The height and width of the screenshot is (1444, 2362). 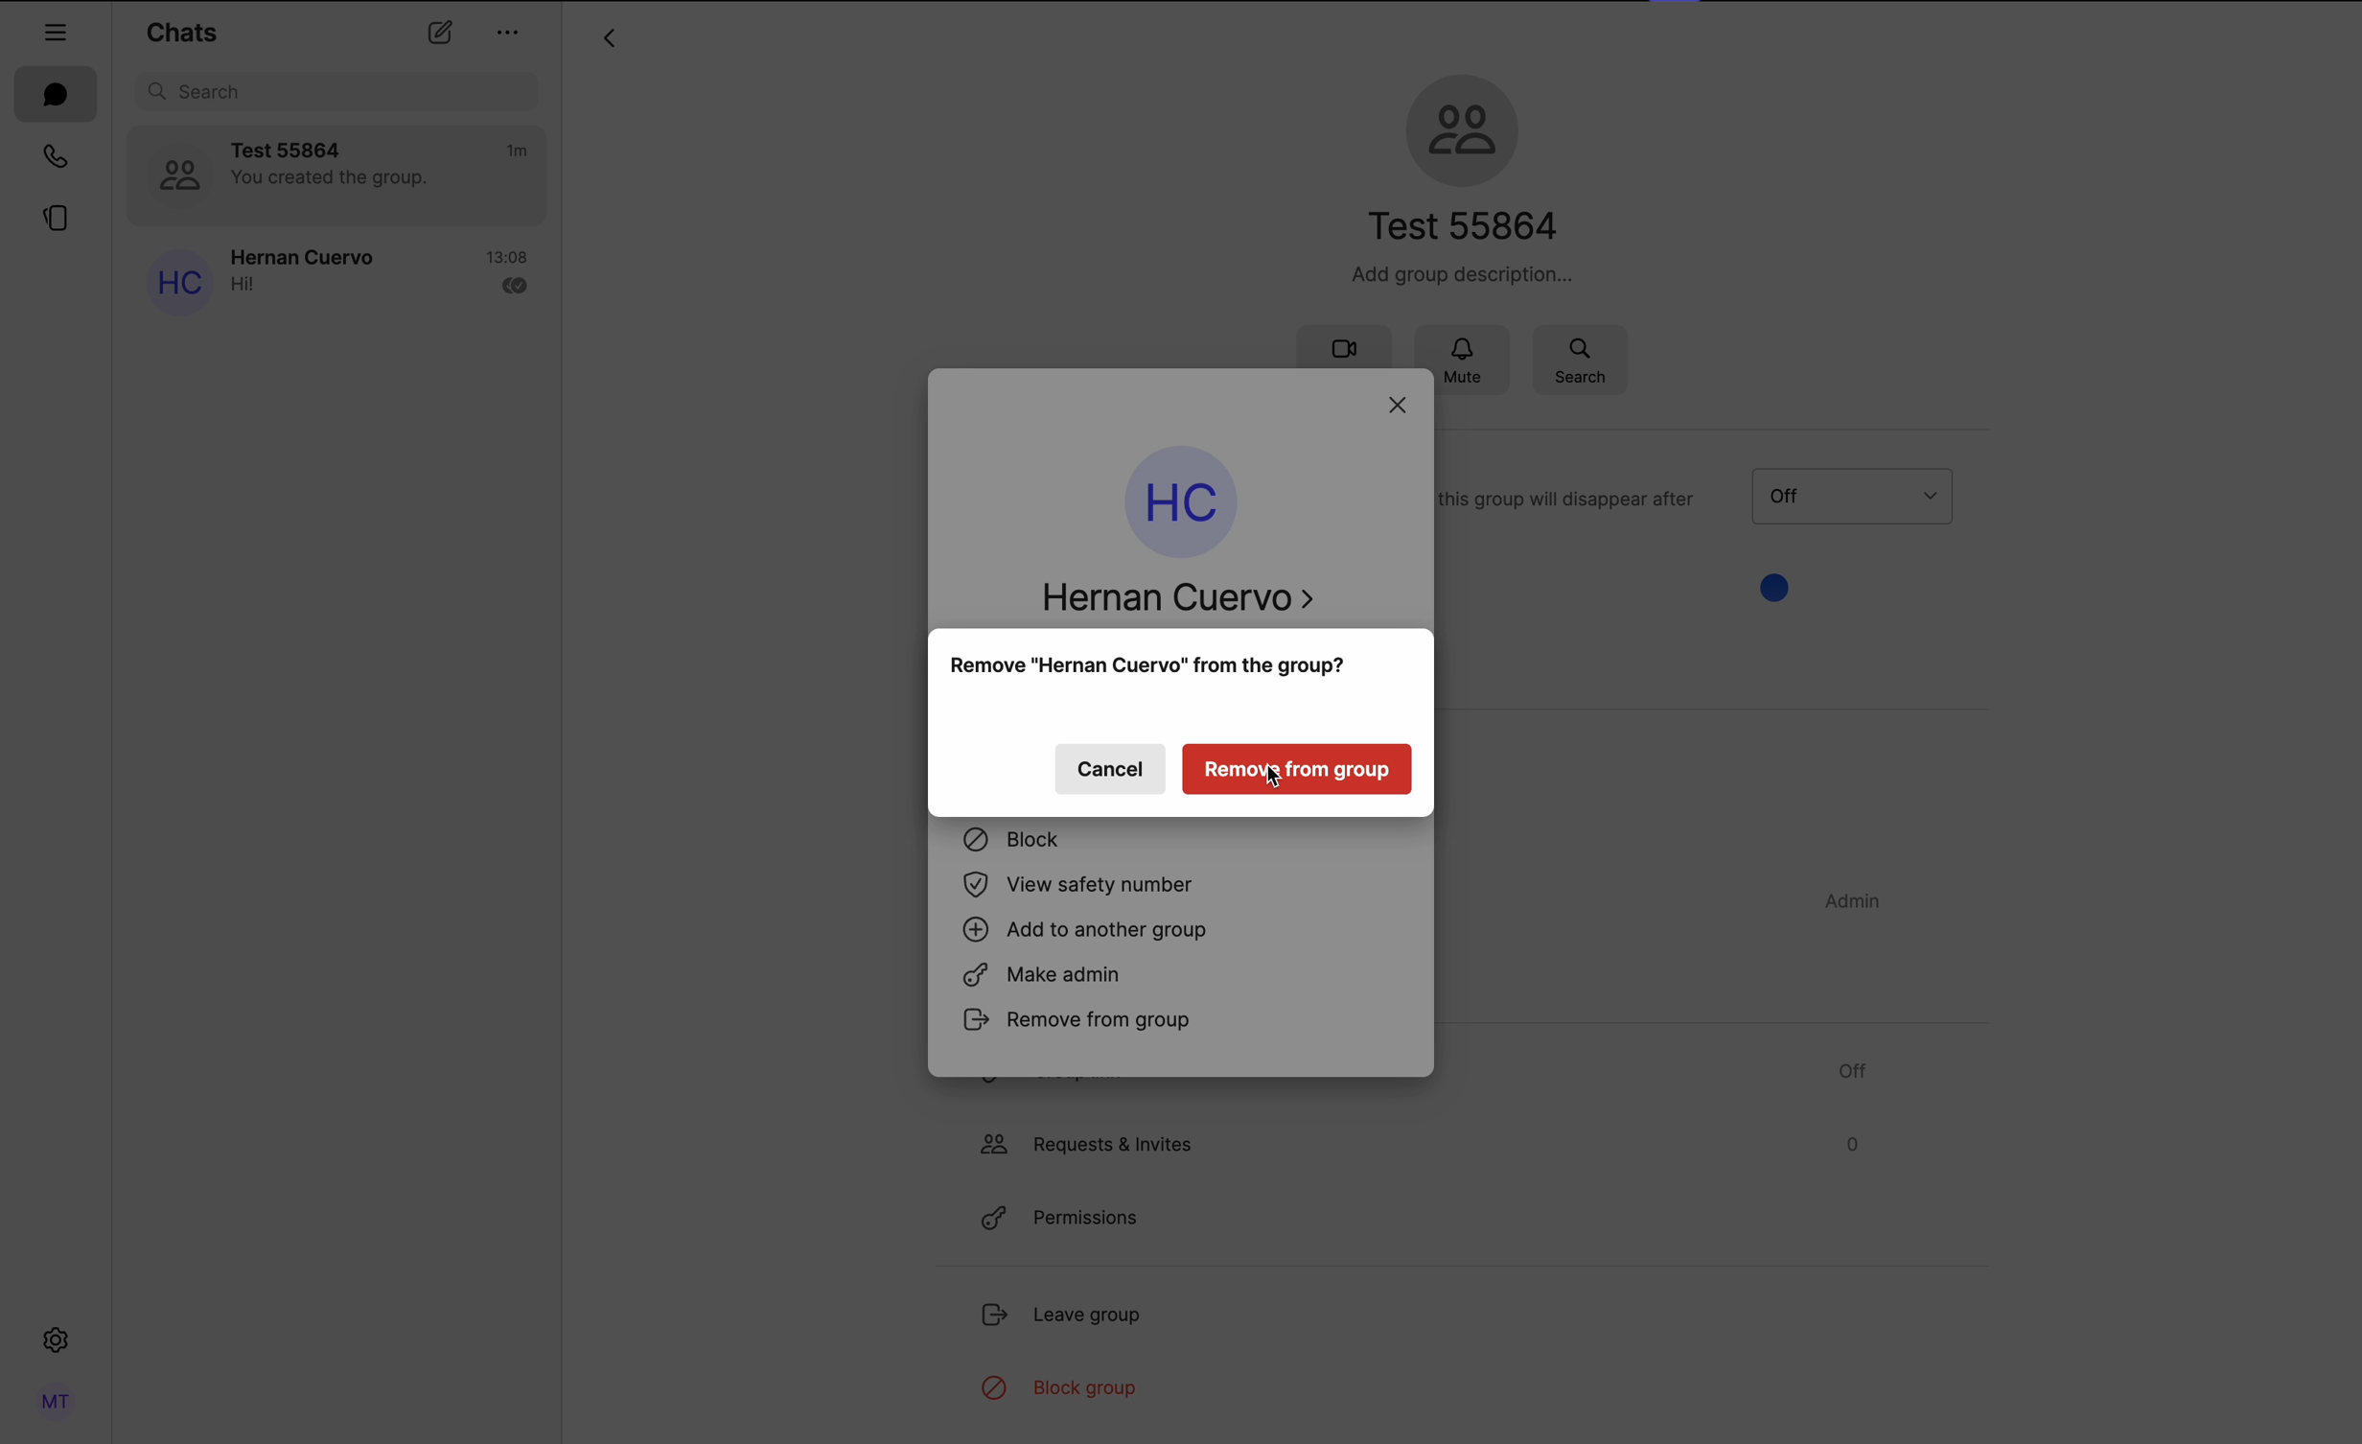 What do you see at coordinates (181, 31) in the screenshot?
I see `chats` at bounding box center [181, 31].